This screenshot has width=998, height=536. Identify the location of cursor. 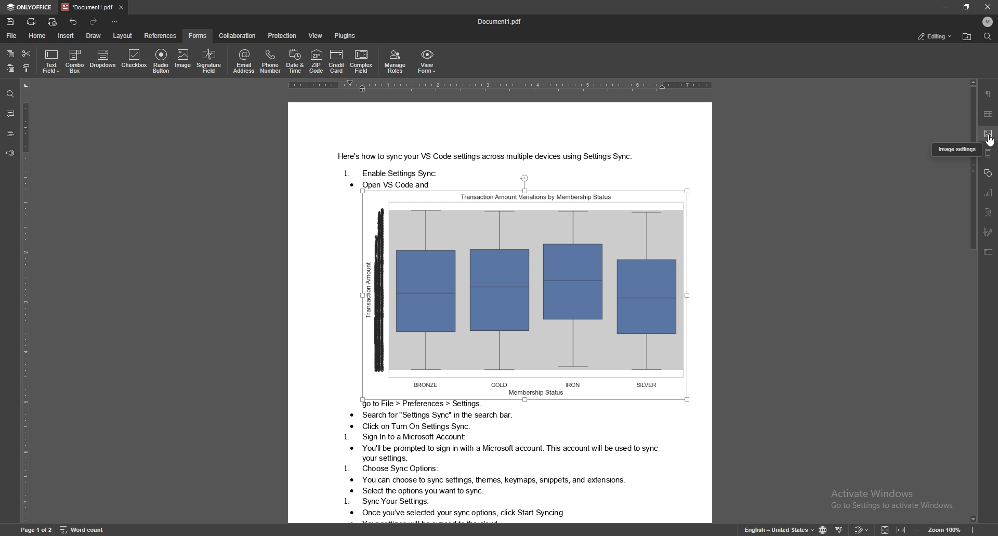
(990, 142).